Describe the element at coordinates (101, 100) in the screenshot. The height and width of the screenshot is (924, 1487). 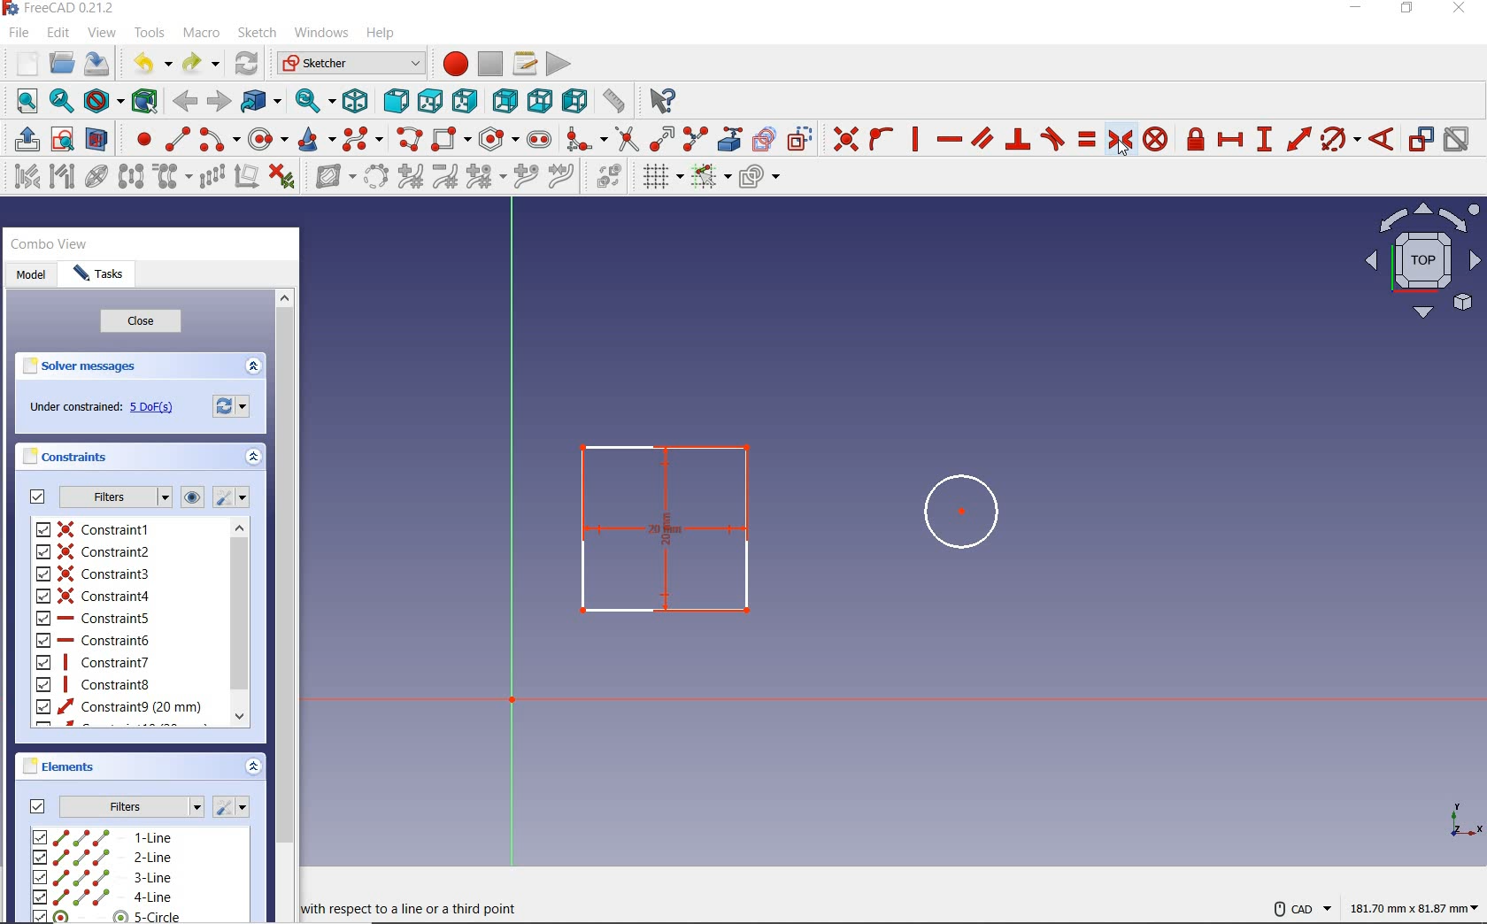
I see `draw style` at that location.